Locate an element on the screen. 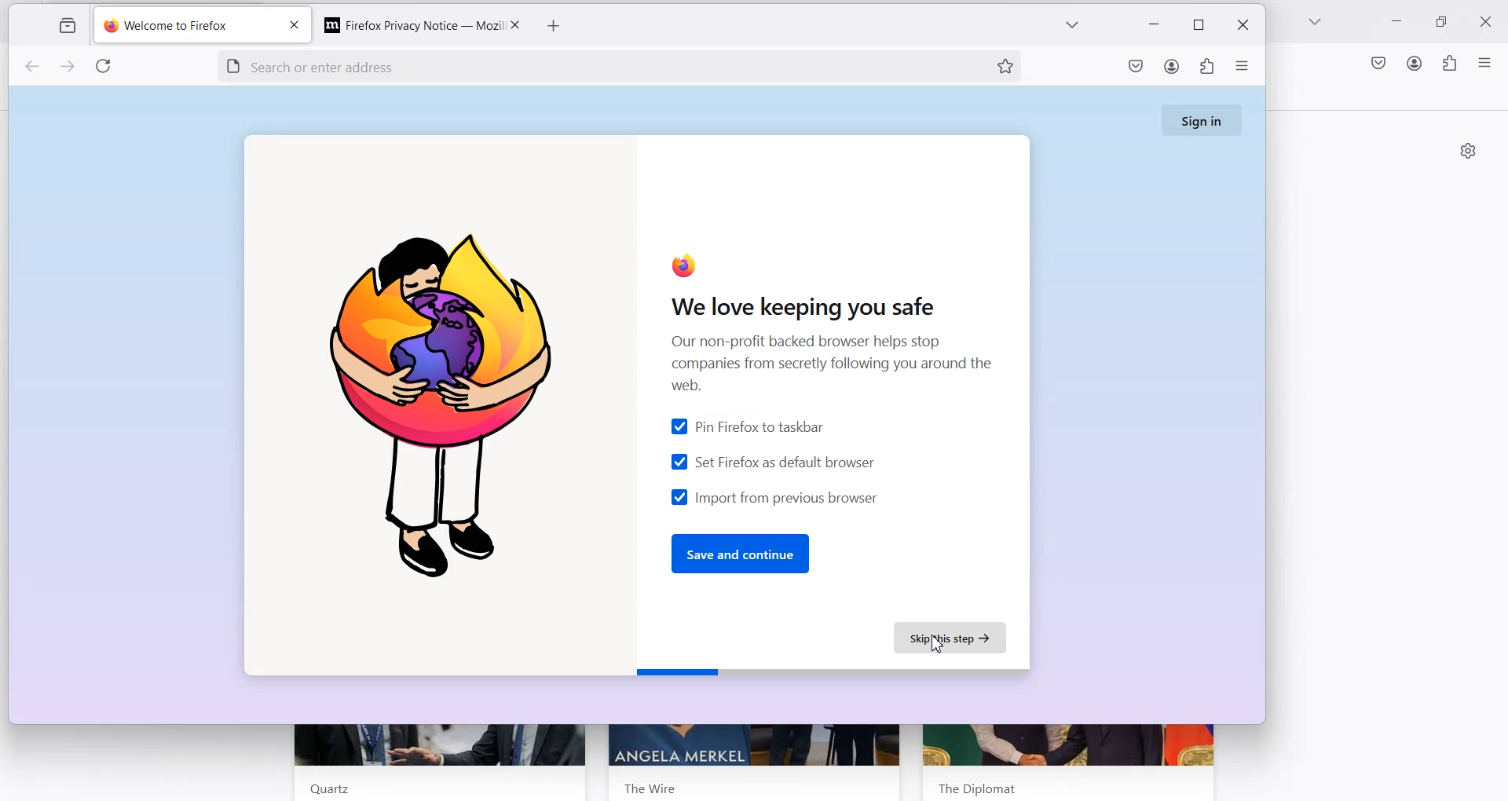 The width and height of the screenshot is (1508, 801). view recent browsing is located at coordinates (65, 27).